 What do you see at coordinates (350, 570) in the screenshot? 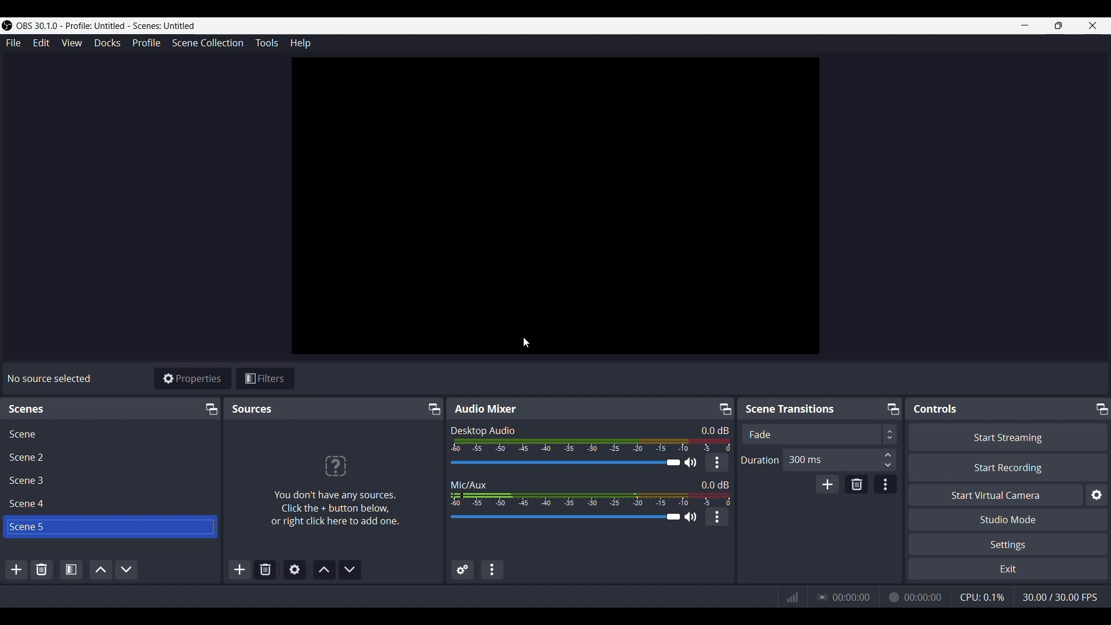
I see `Move Source Down` at bounding box center [350, 570].